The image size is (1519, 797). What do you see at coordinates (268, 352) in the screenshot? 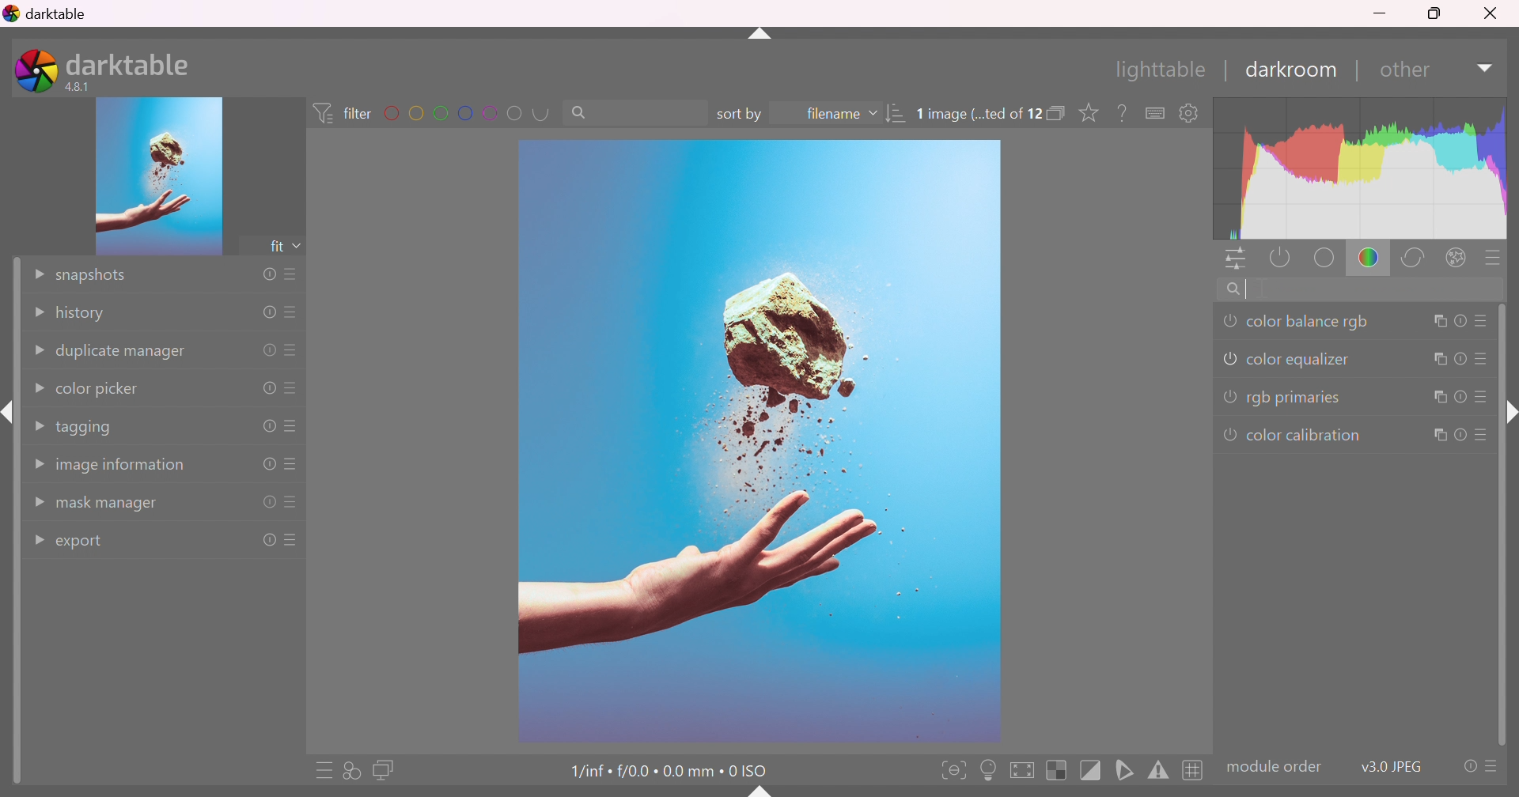
I see `reset` at bounding box center [268, 352].